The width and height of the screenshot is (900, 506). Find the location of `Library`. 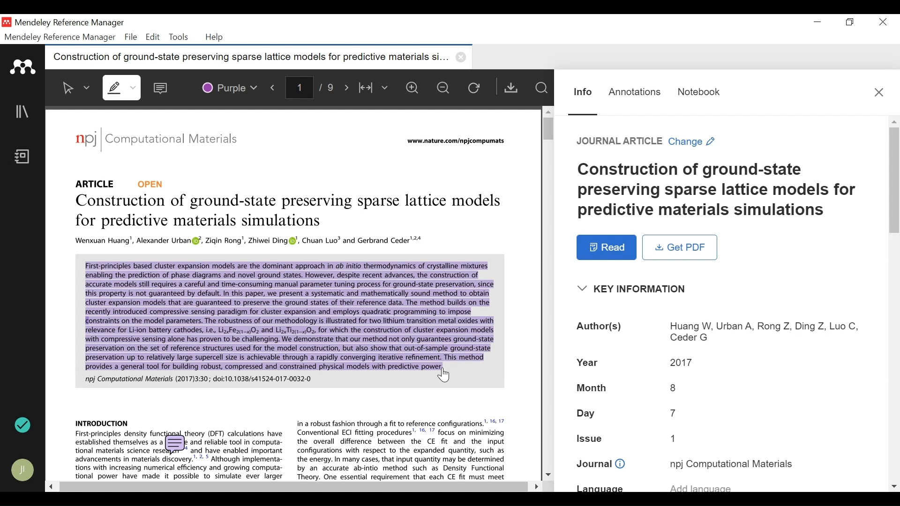

Library is located at coordinates (23, 112).